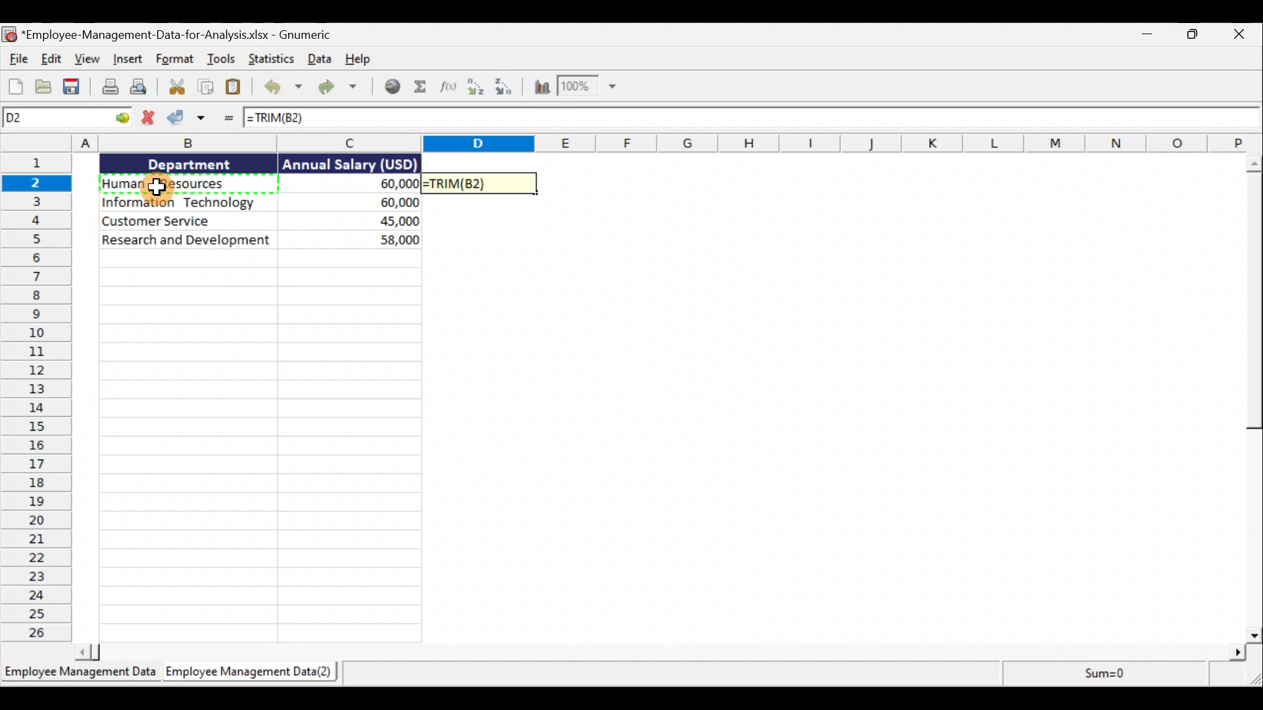 The width and height of the screenshot is (1263, 710). What do you see at coordinates (276, 120) in the screenshot?
I see `=TRIM(B2` at bounding box center [276, 120].